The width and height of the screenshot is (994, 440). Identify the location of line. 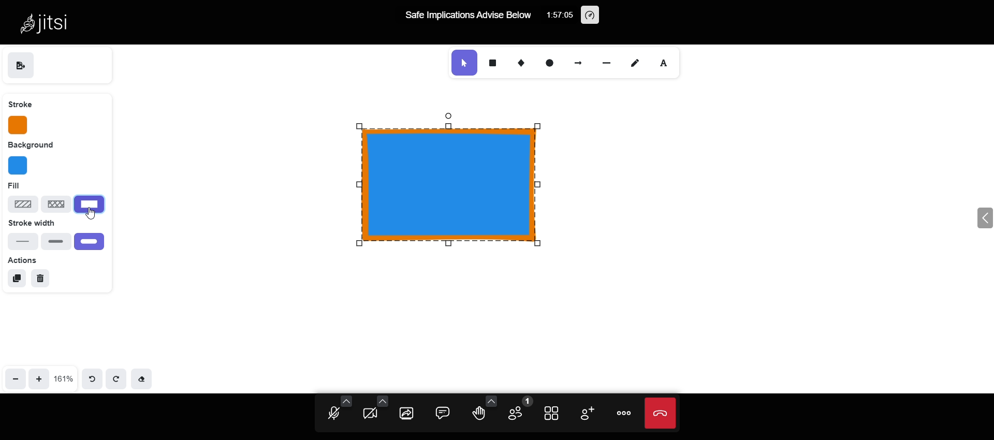
(606, 62).